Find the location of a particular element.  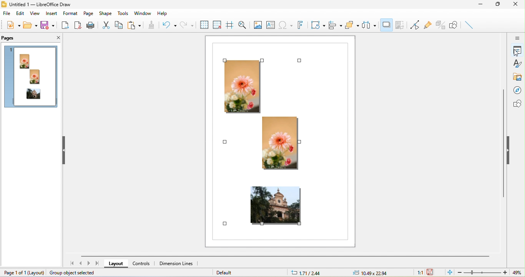

page is located at coordinates (88, 13).